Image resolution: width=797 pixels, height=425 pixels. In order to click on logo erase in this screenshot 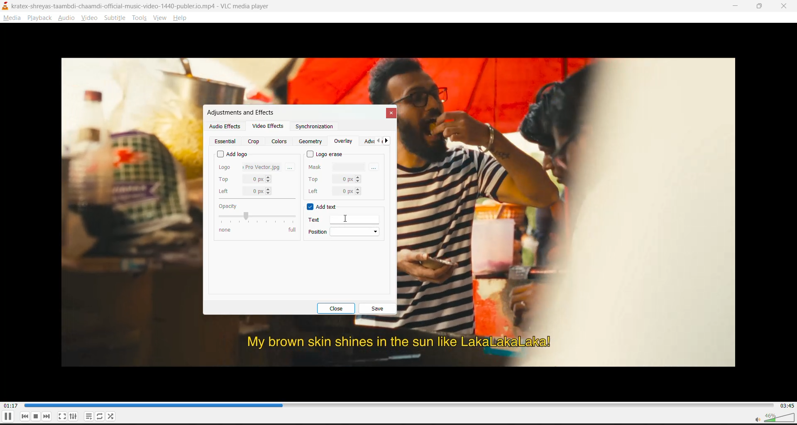, I will do `click(326, 154)`.